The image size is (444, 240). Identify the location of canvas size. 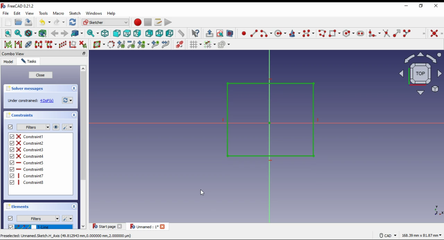
(422, 235).